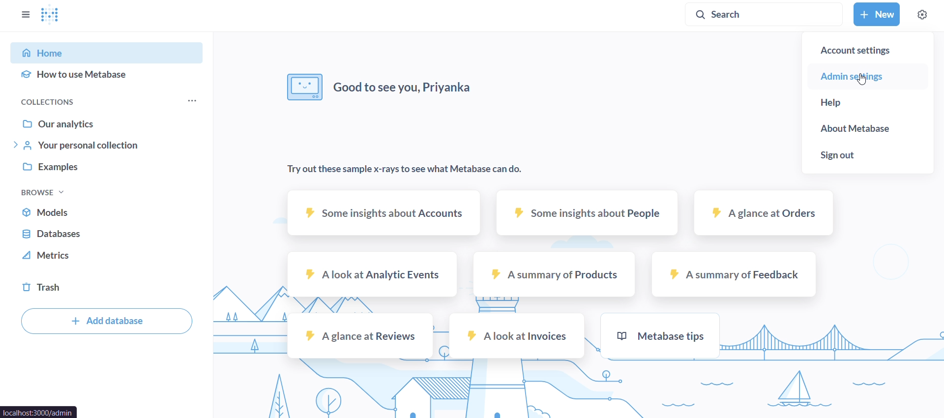 The height and width of the screenshot is (418, 944). What do you see at coordinates (405, 169) in the screenshot?
I see `try out these sample x-rays to see what metabase can do.` at bounding box center [405, 169].